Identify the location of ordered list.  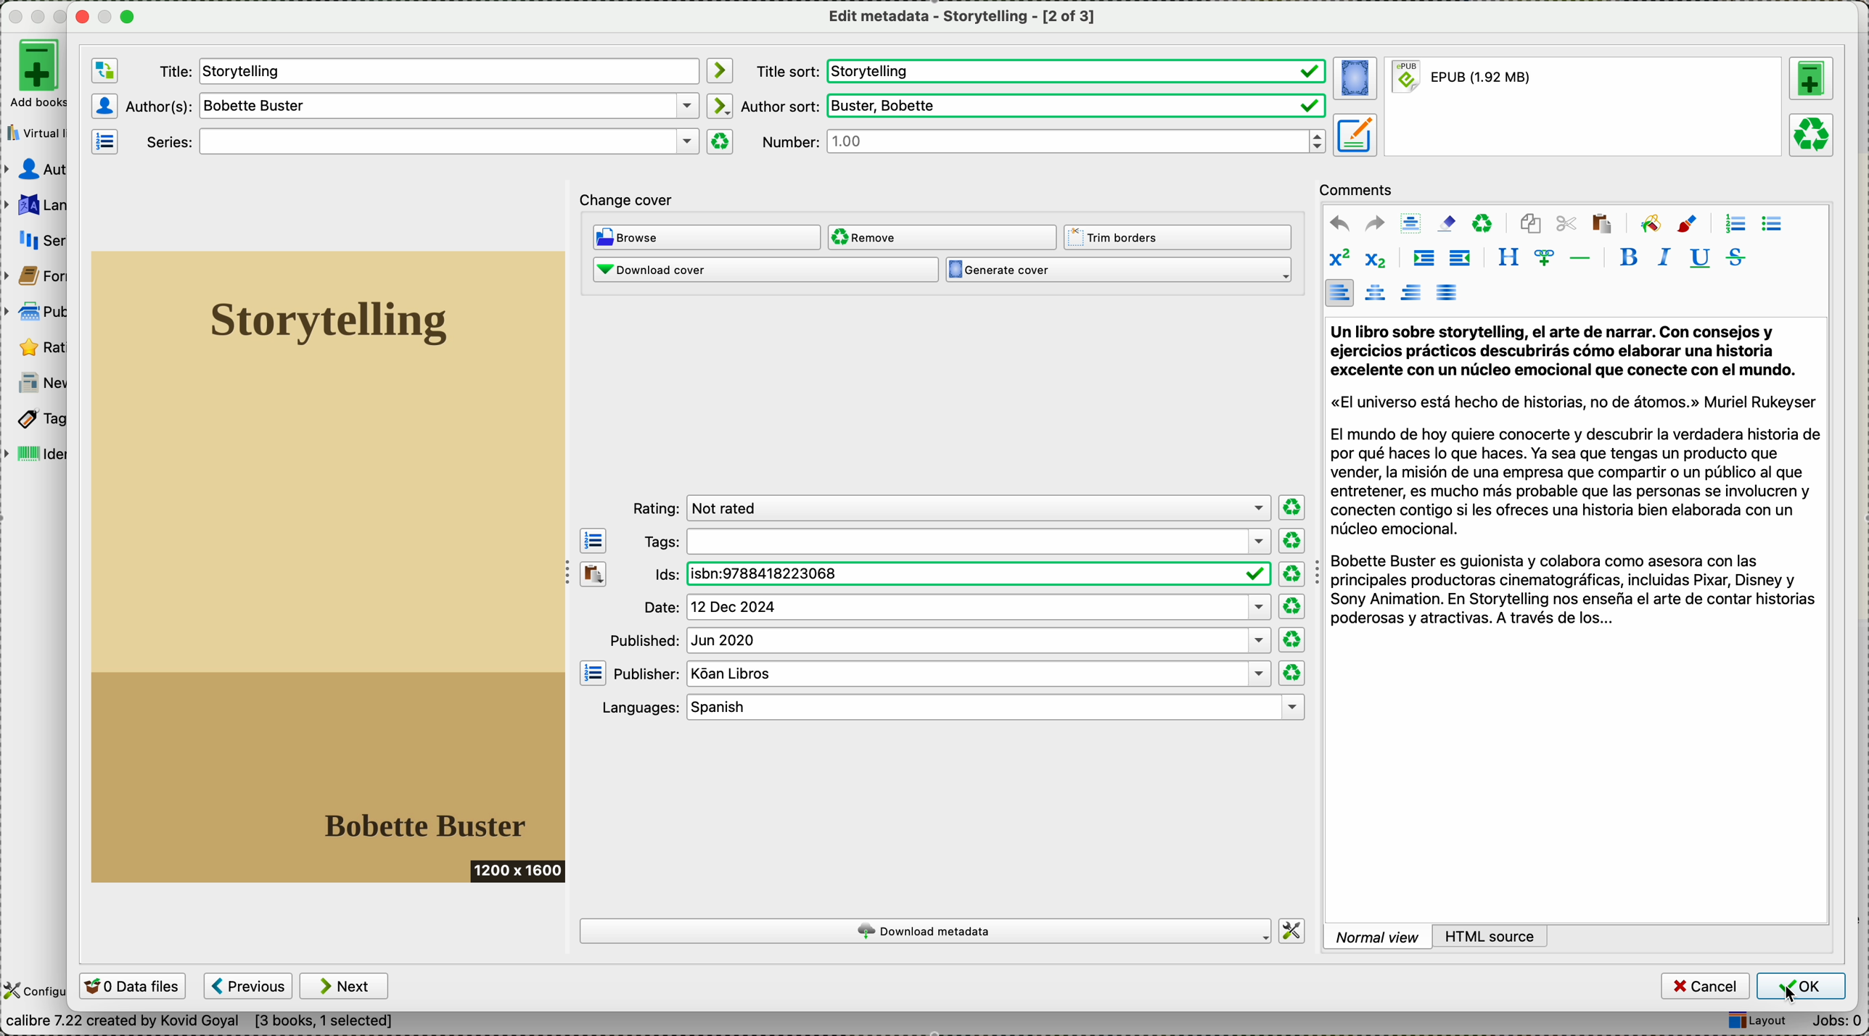
(1733, 223).